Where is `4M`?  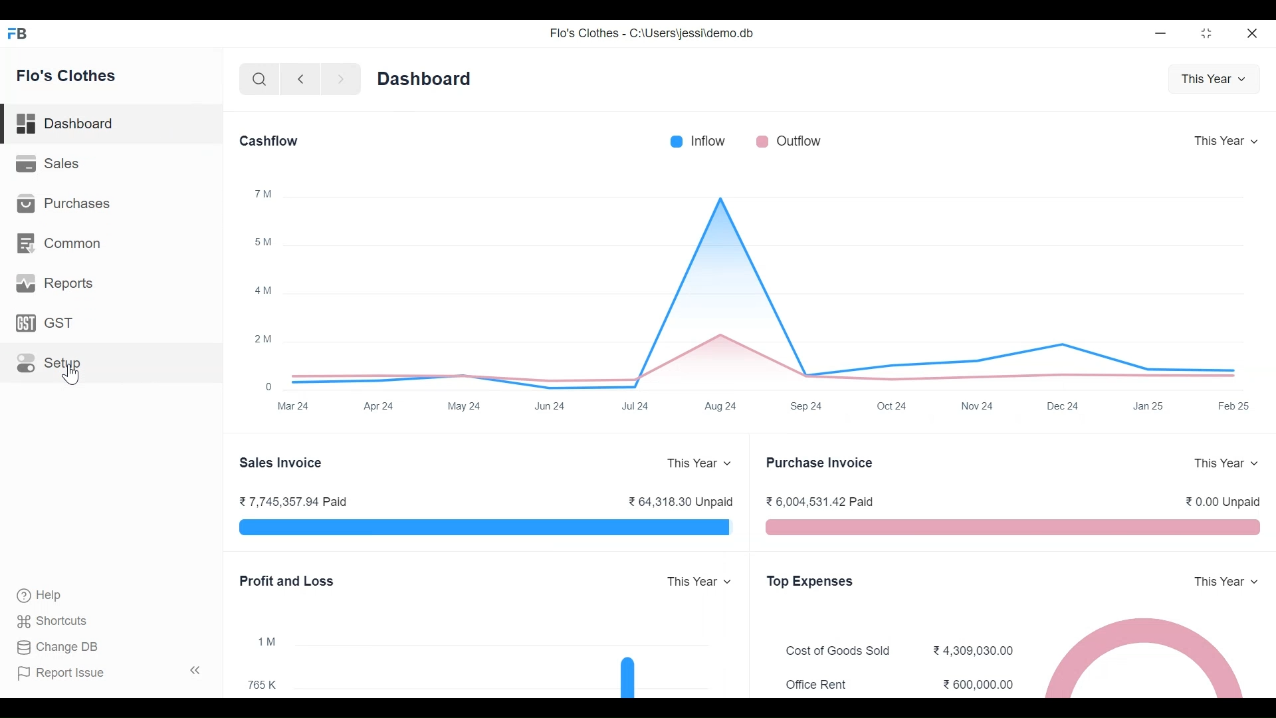
4M is located at coordinates (263, 289).